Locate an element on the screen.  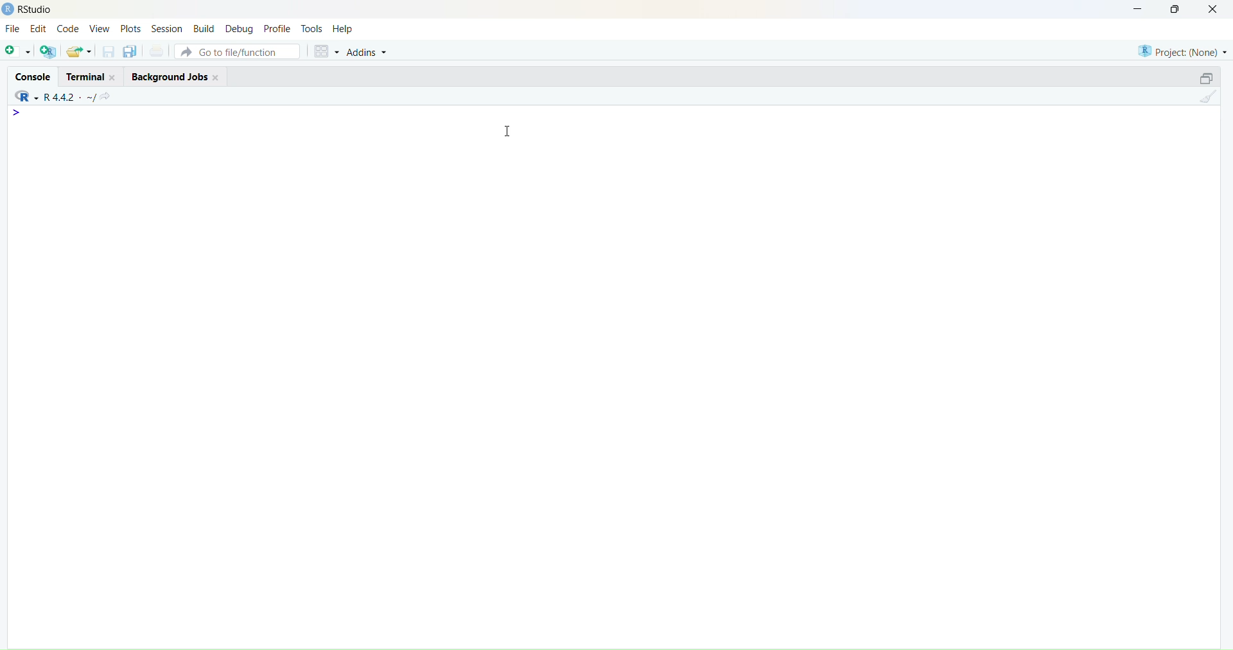
Open an existing file (Ctrl + O) is located at coordinates (80, 51).